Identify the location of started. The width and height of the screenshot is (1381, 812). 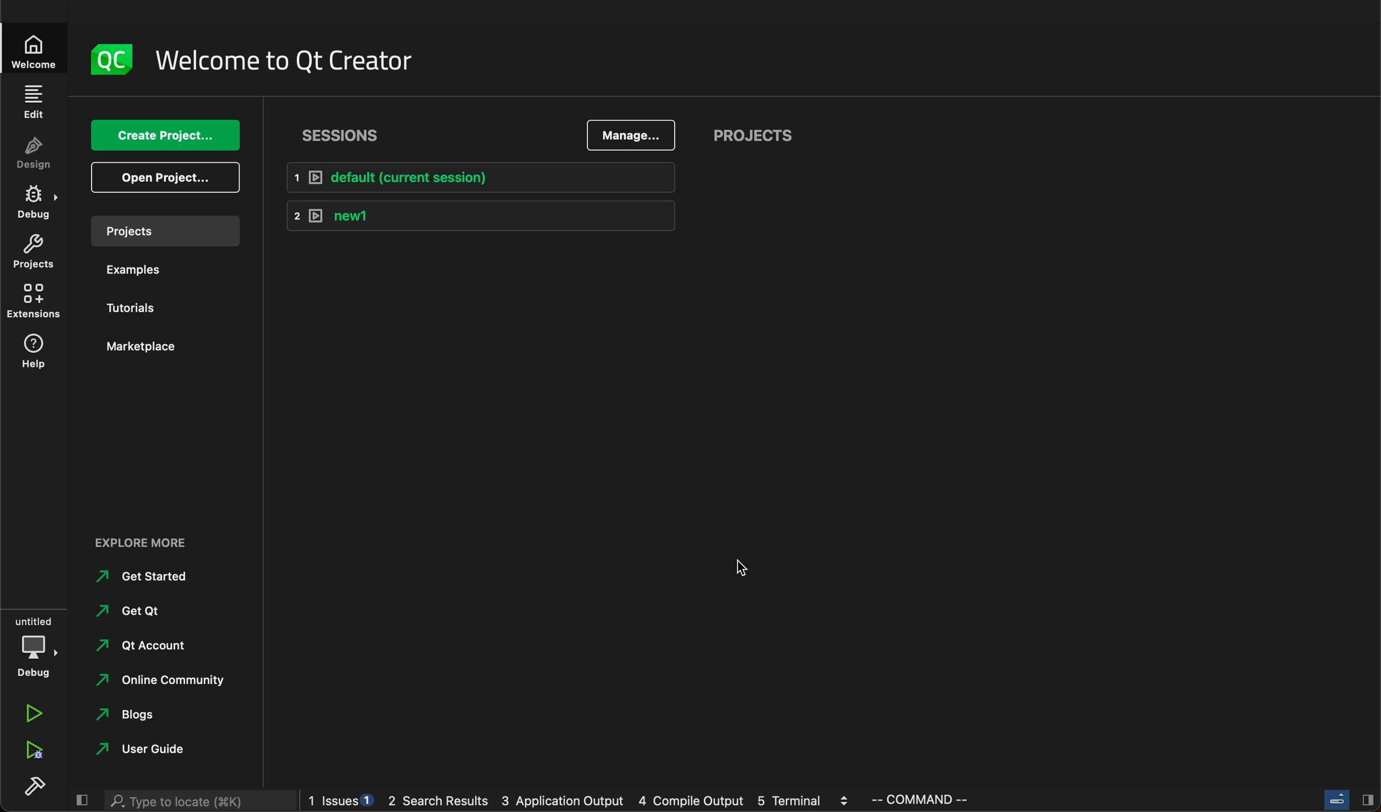
(149, 579).